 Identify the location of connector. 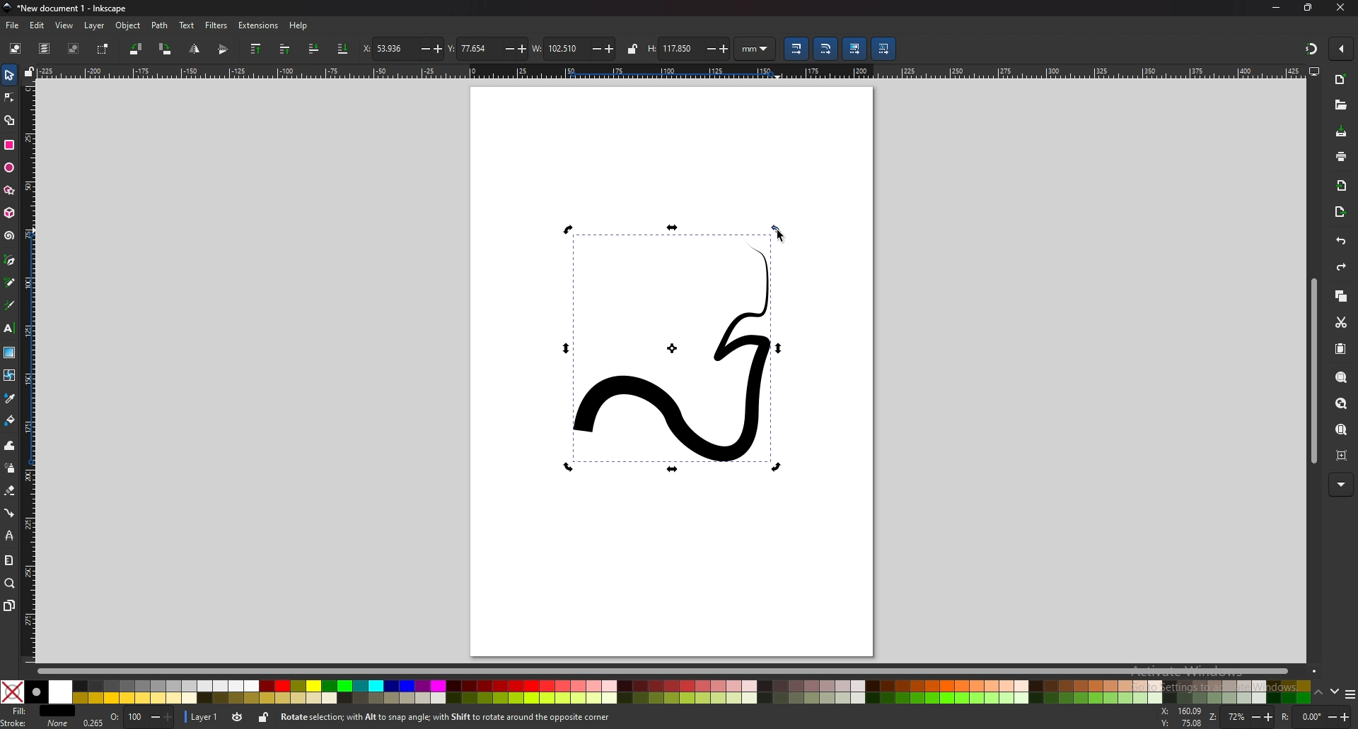
(10, 513).